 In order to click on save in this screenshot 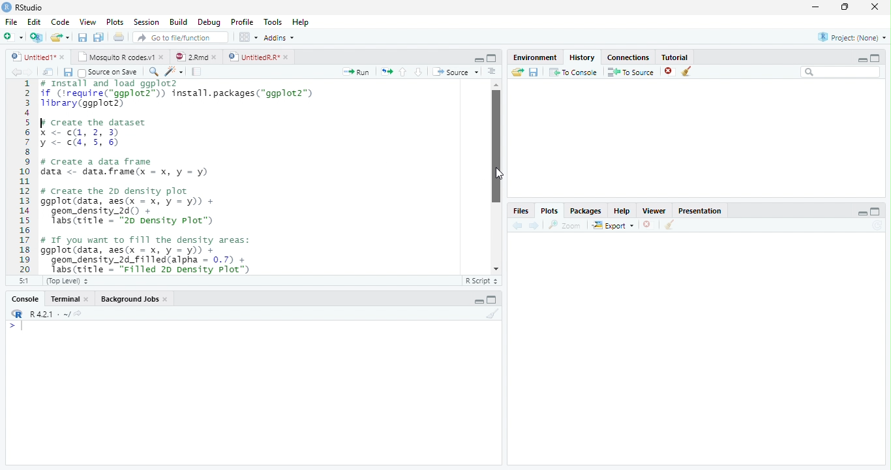, I will do `click(68, 72)`.